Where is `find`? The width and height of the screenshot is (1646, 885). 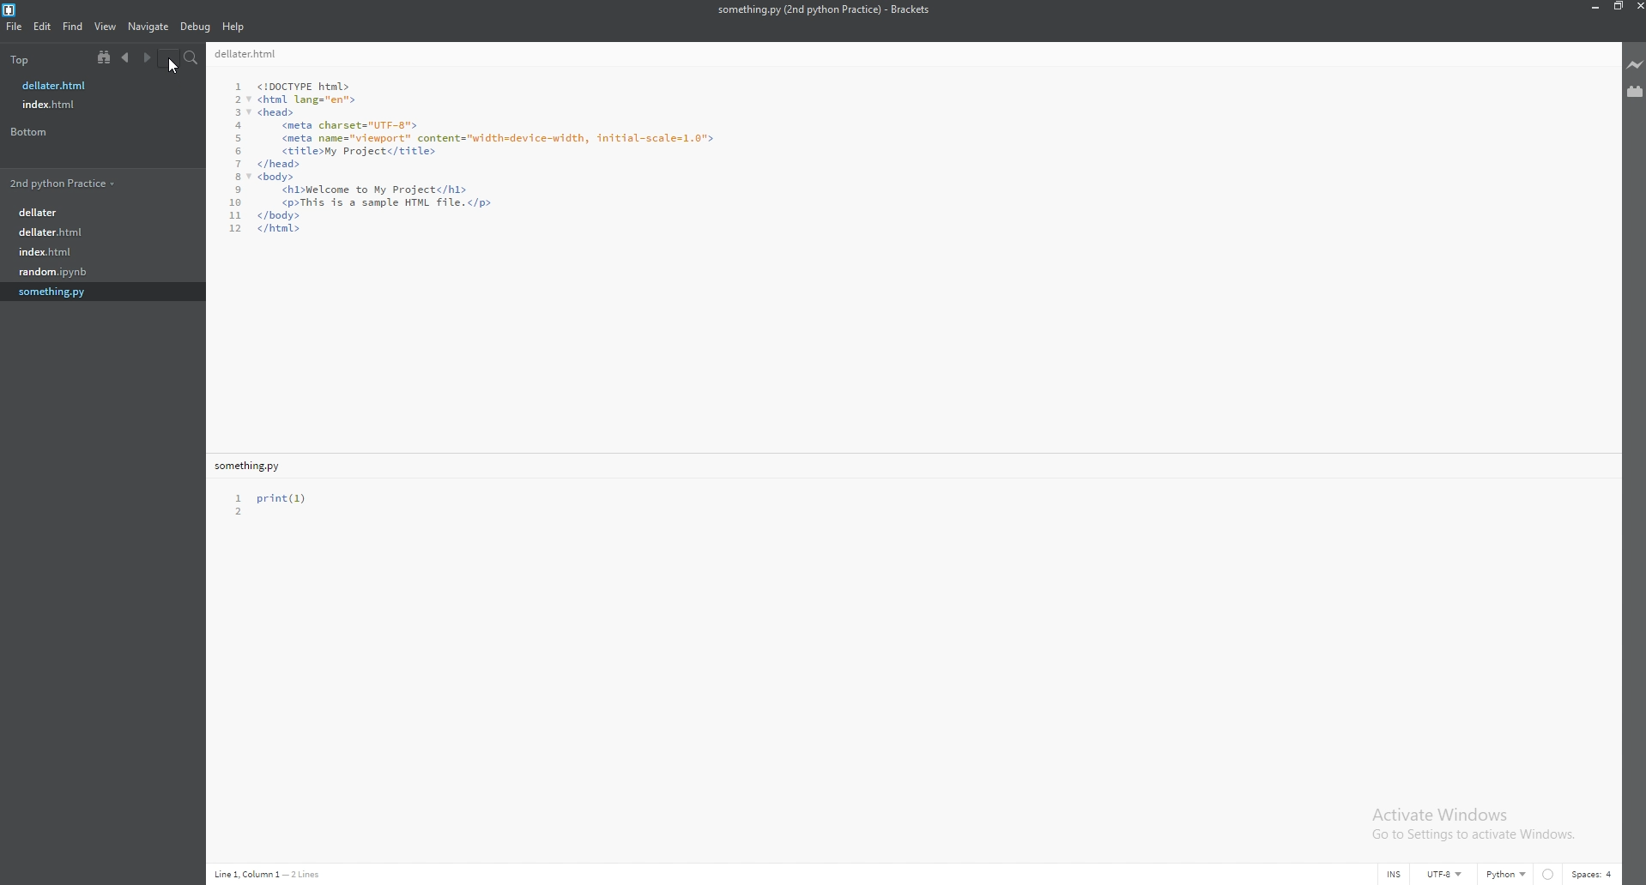
find is located at coordinates (75, 27).